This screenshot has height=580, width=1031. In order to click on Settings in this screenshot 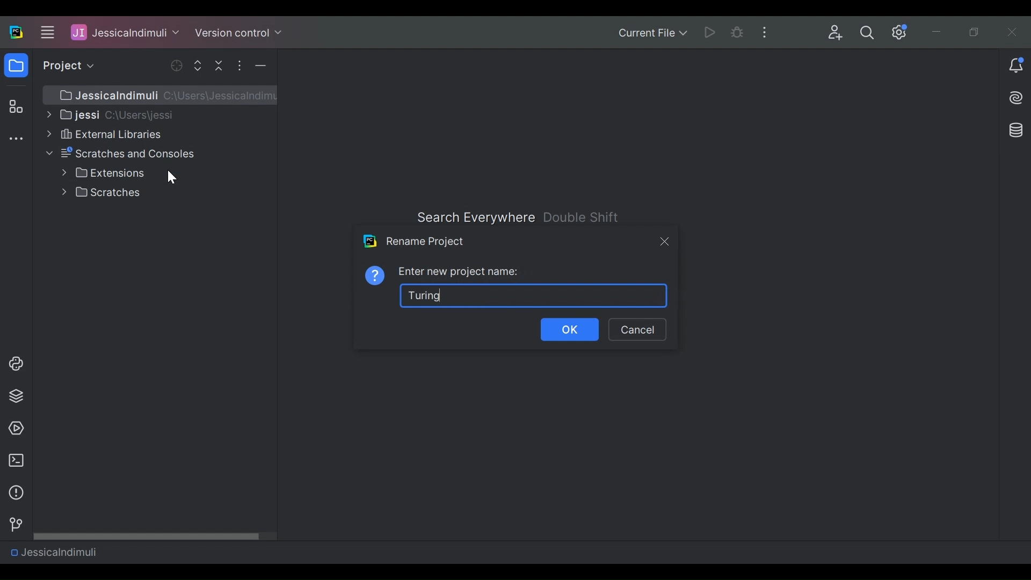, I will do `click(900, 32)`.